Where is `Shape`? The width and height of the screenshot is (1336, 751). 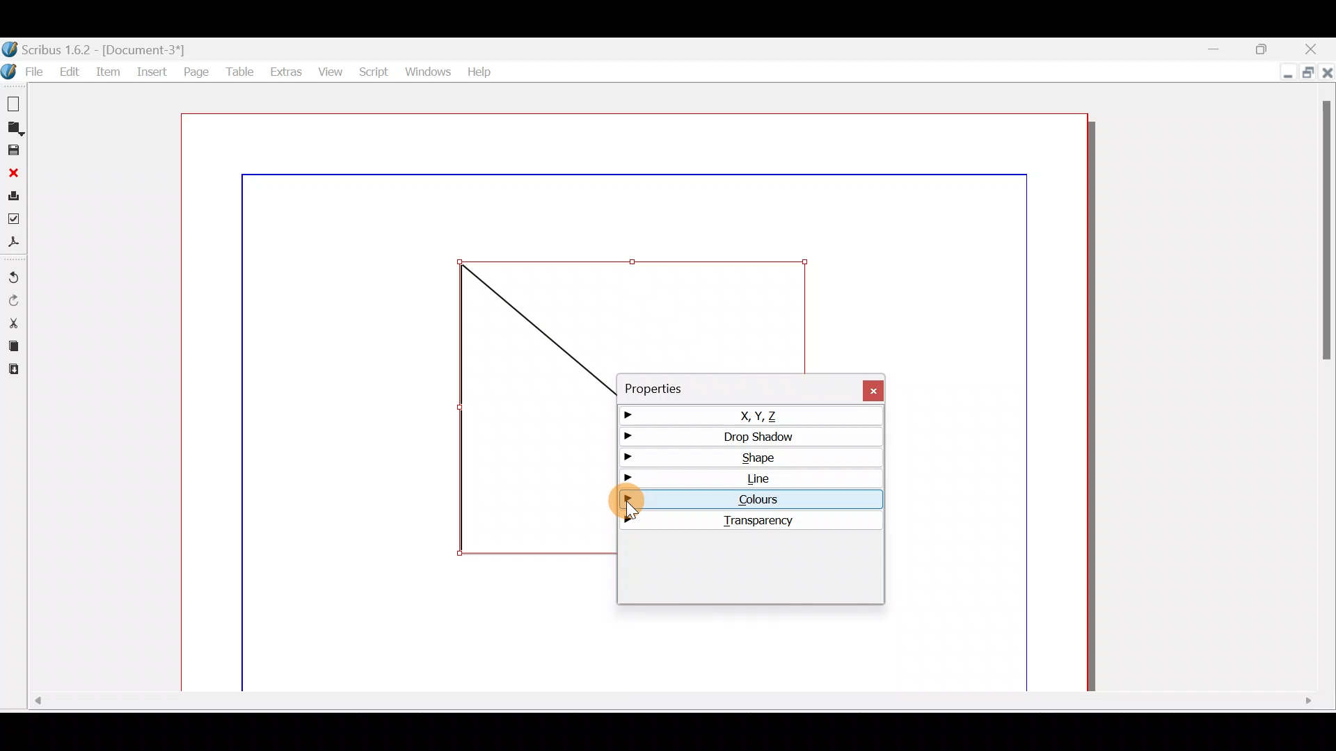 Shape is located at coordinates (756, 457).